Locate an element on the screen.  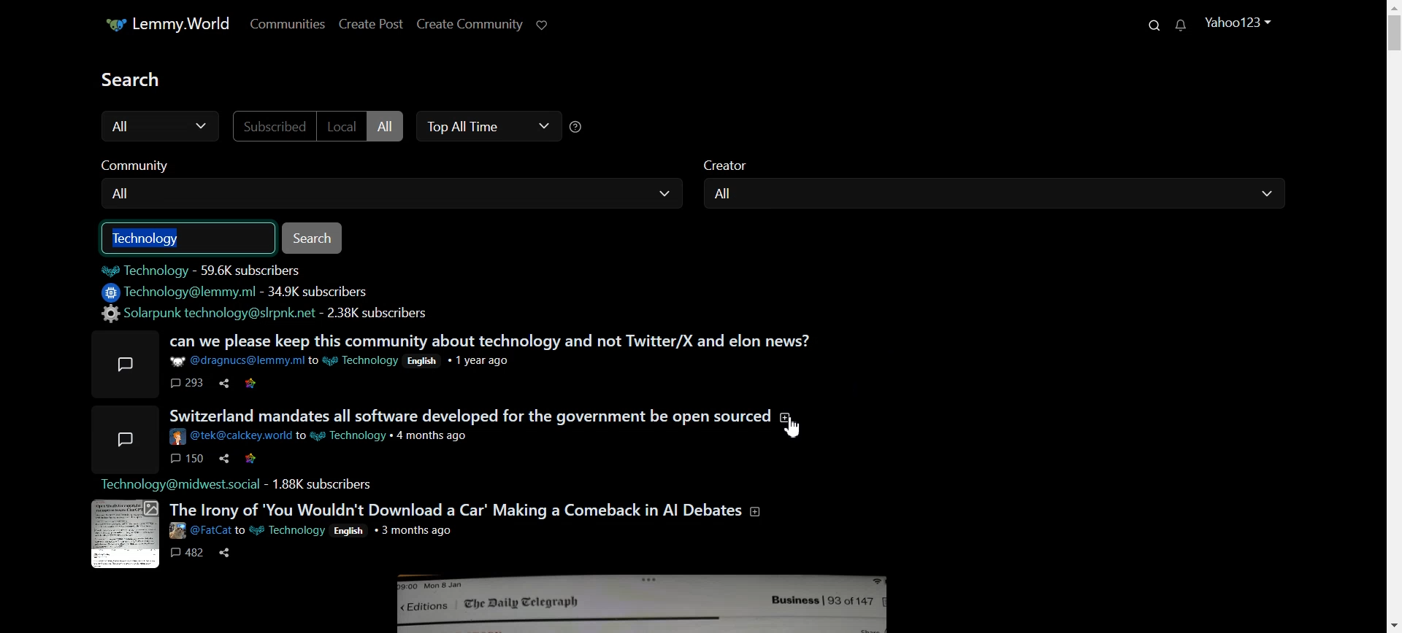
All is located at coordinates (388, 127).